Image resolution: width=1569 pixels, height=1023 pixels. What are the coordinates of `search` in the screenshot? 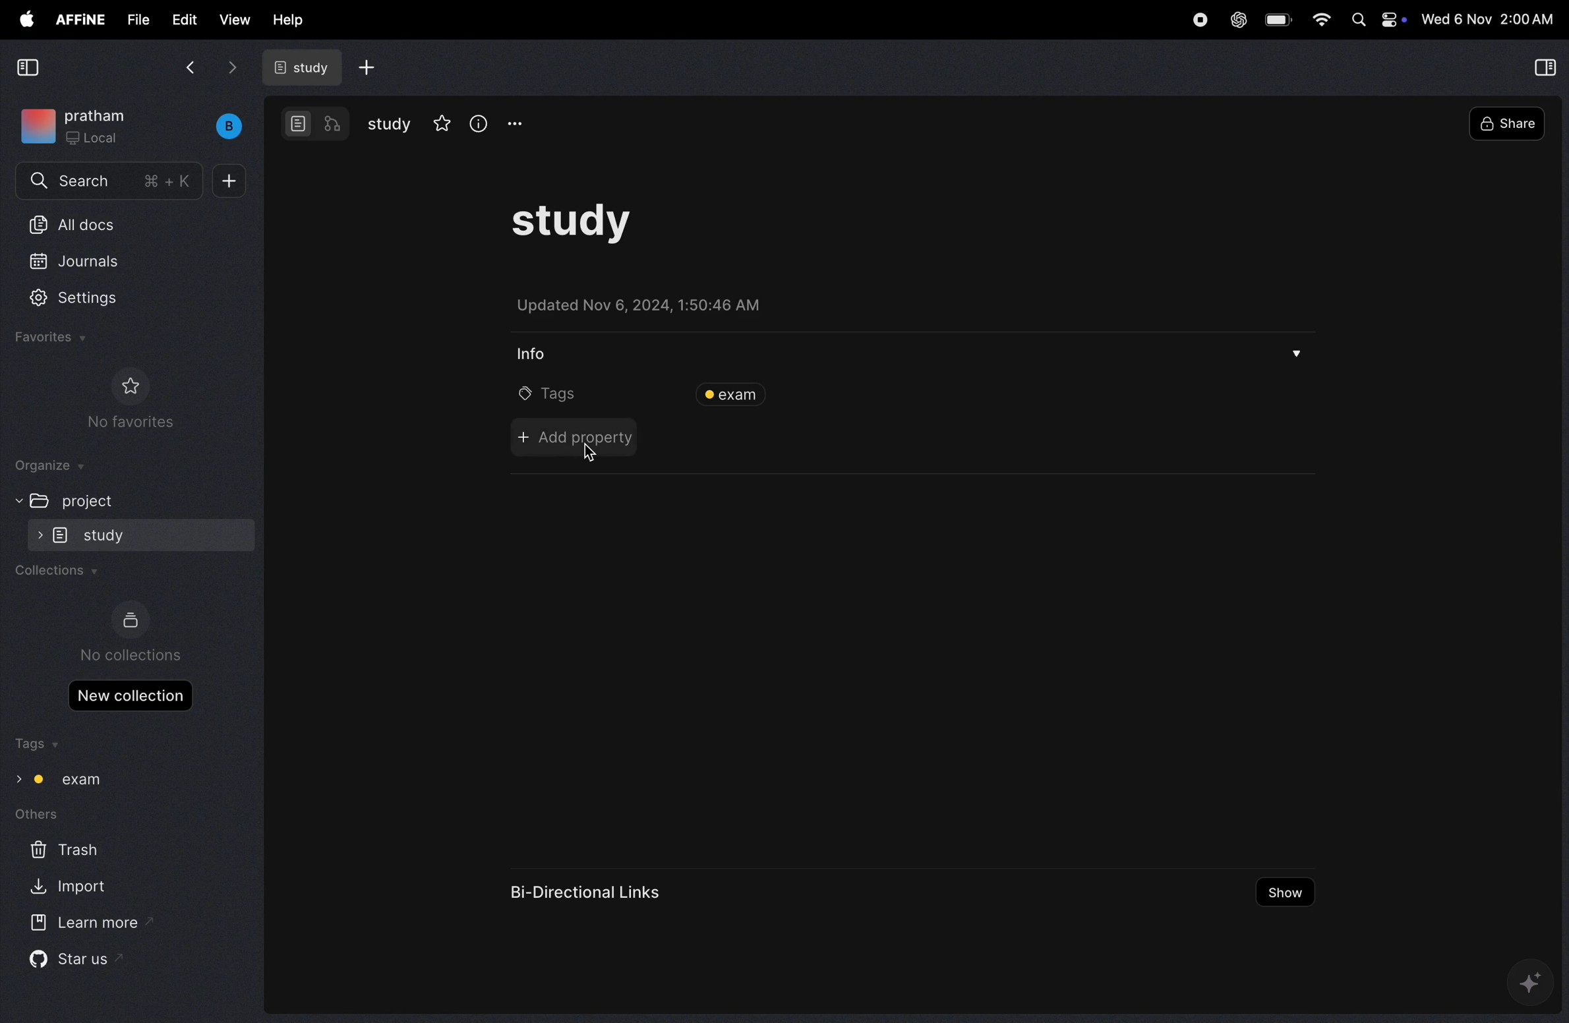 It's located at (100, 181).